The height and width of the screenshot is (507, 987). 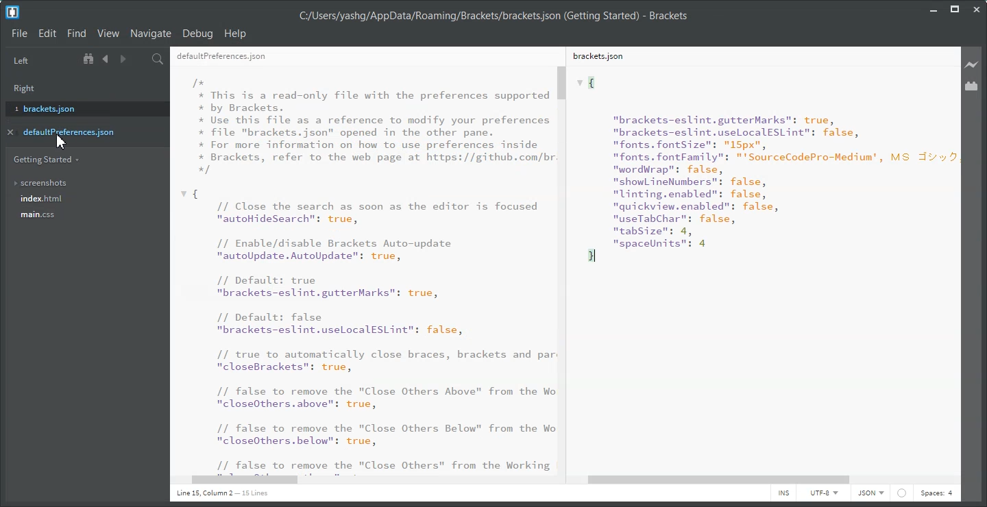 What do you see at coordinates (121, 60) in the screenshot?
I see `Navigate Forward` at bounding box center [121, 60].